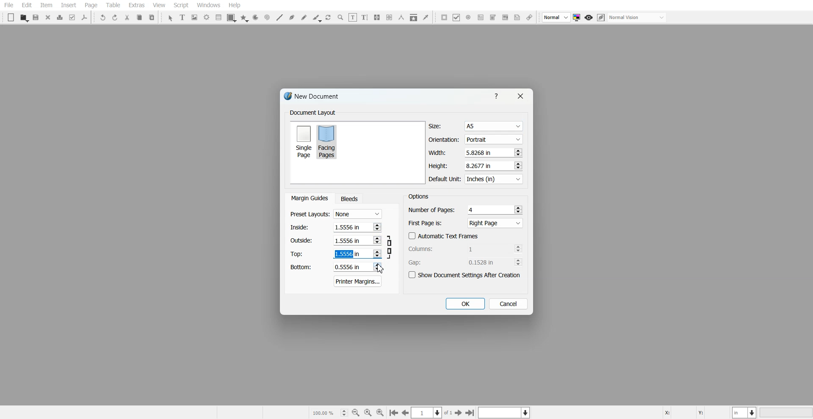 The image size is (813, 419). I want to click on Freehand line, so click(304, 17).